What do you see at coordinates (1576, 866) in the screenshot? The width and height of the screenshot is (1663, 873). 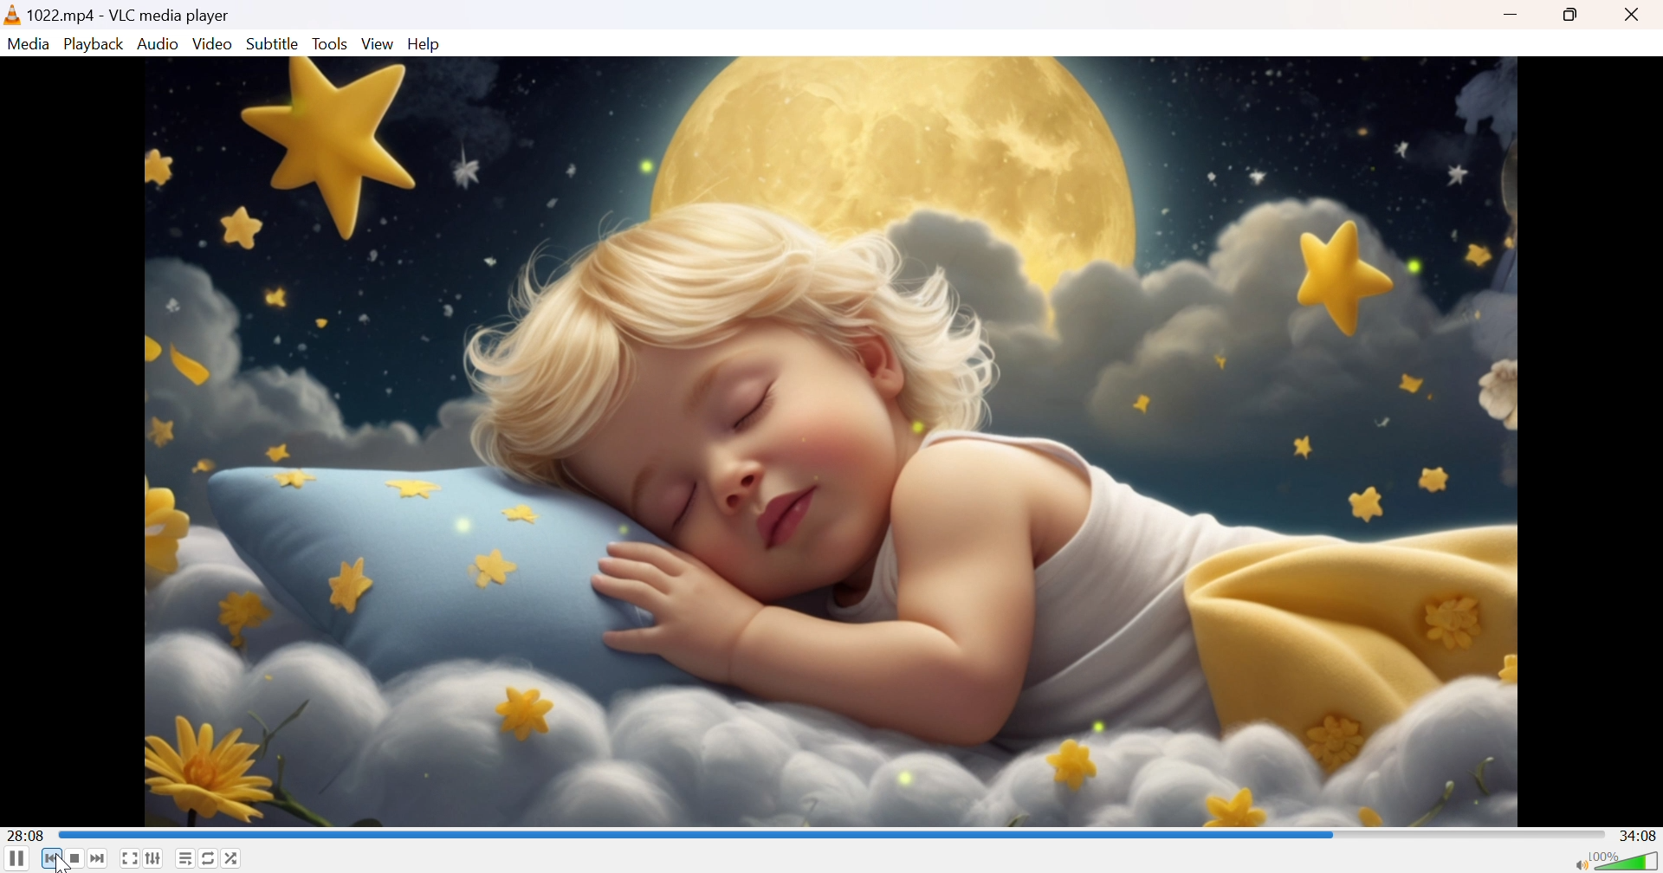 I see `Mute` at bounding box center [1576, 866].